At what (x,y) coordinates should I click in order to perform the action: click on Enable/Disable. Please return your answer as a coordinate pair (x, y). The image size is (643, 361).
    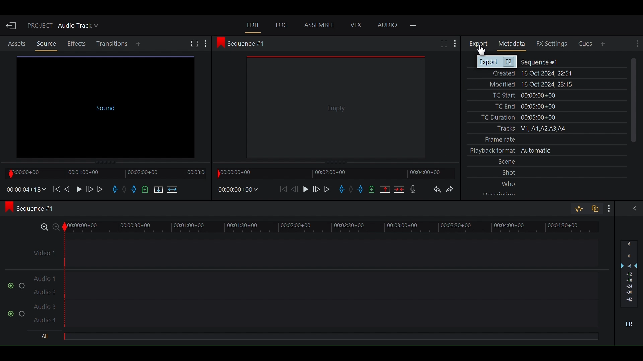
    Looking at the image, I should click on (17, 312).